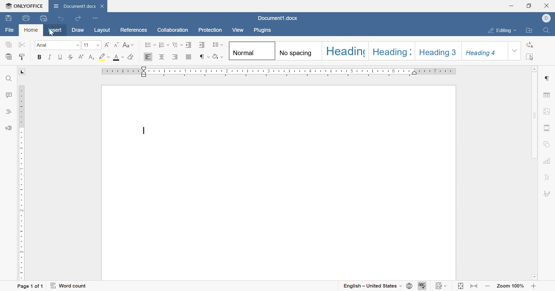 This screenshot has height=291, width=555. What do you see at coordinates (95, 18) in the screenshot?
I see `Customize quick access toolbar` at bounding box center [95, 18].